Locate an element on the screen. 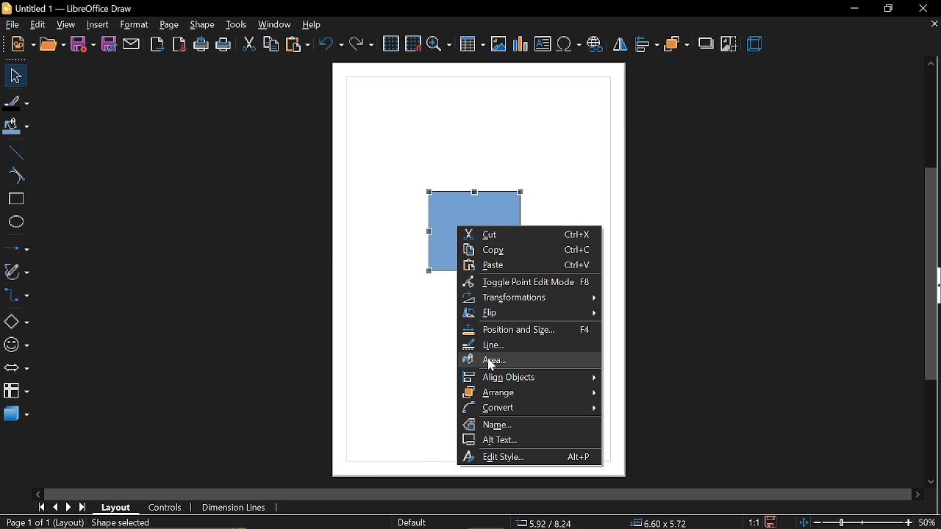 This screenshot has height=529, width=941. page style is located at coordinates (411, 522).